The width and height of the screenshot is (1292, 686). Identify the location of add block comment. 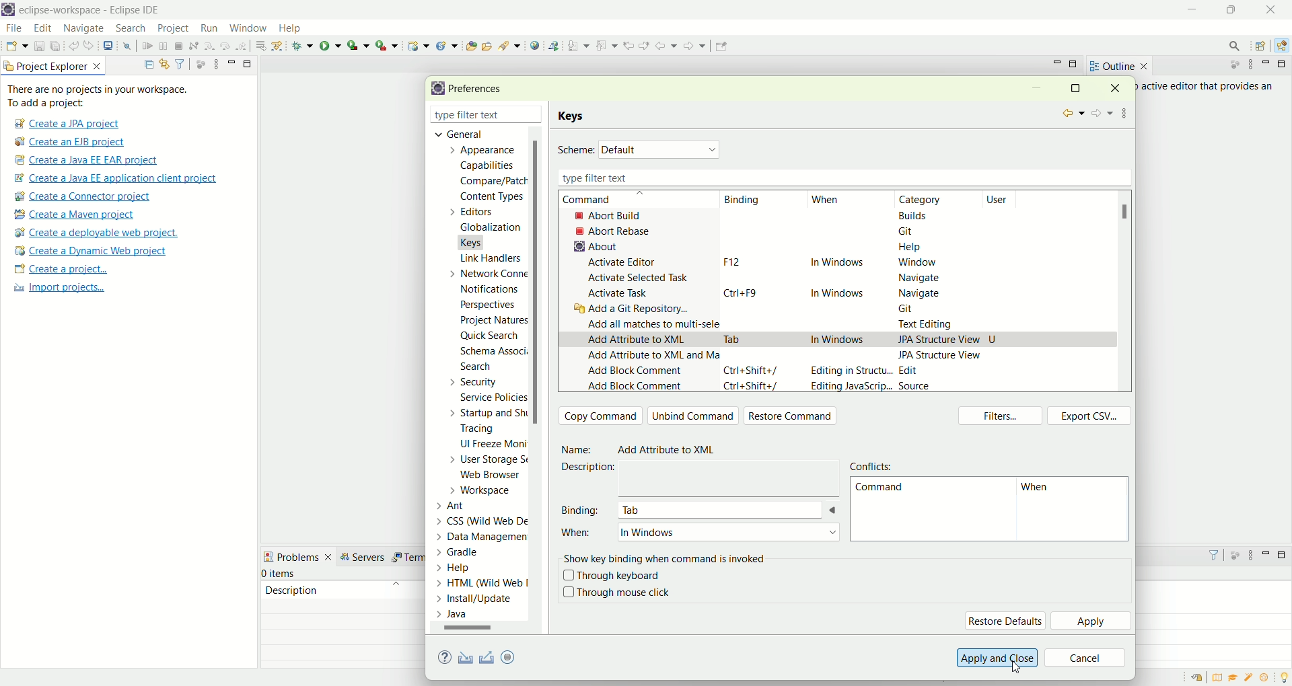
(635, 387).